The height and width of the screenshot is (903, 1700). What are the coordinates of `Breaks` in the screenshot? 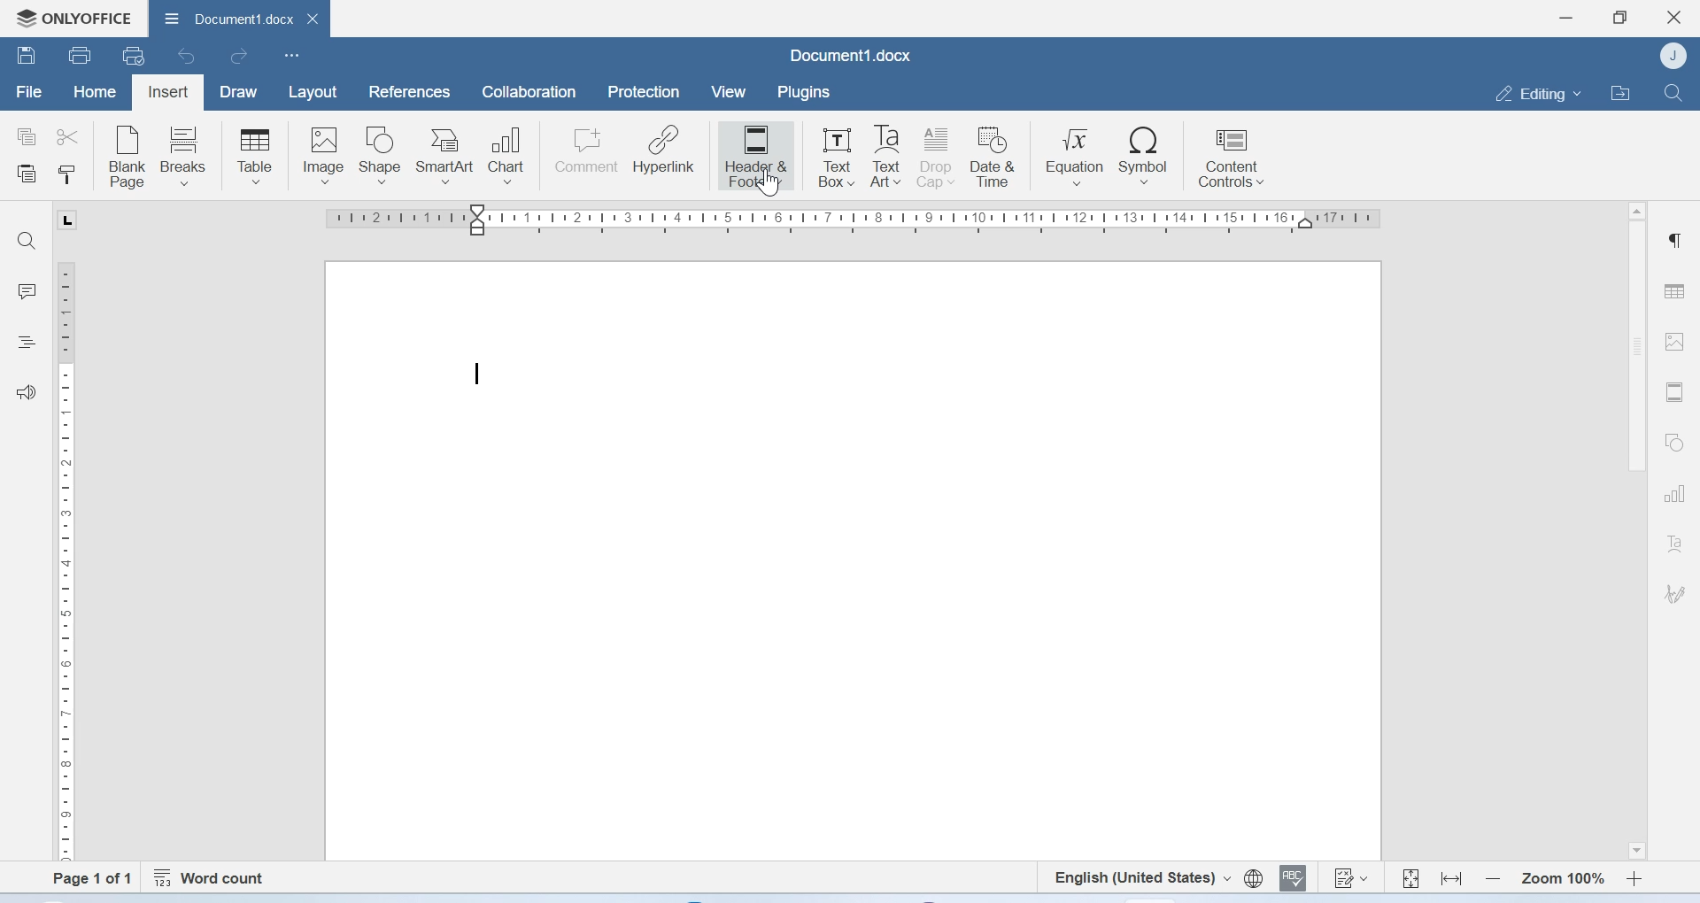 It's located at (189, 155).